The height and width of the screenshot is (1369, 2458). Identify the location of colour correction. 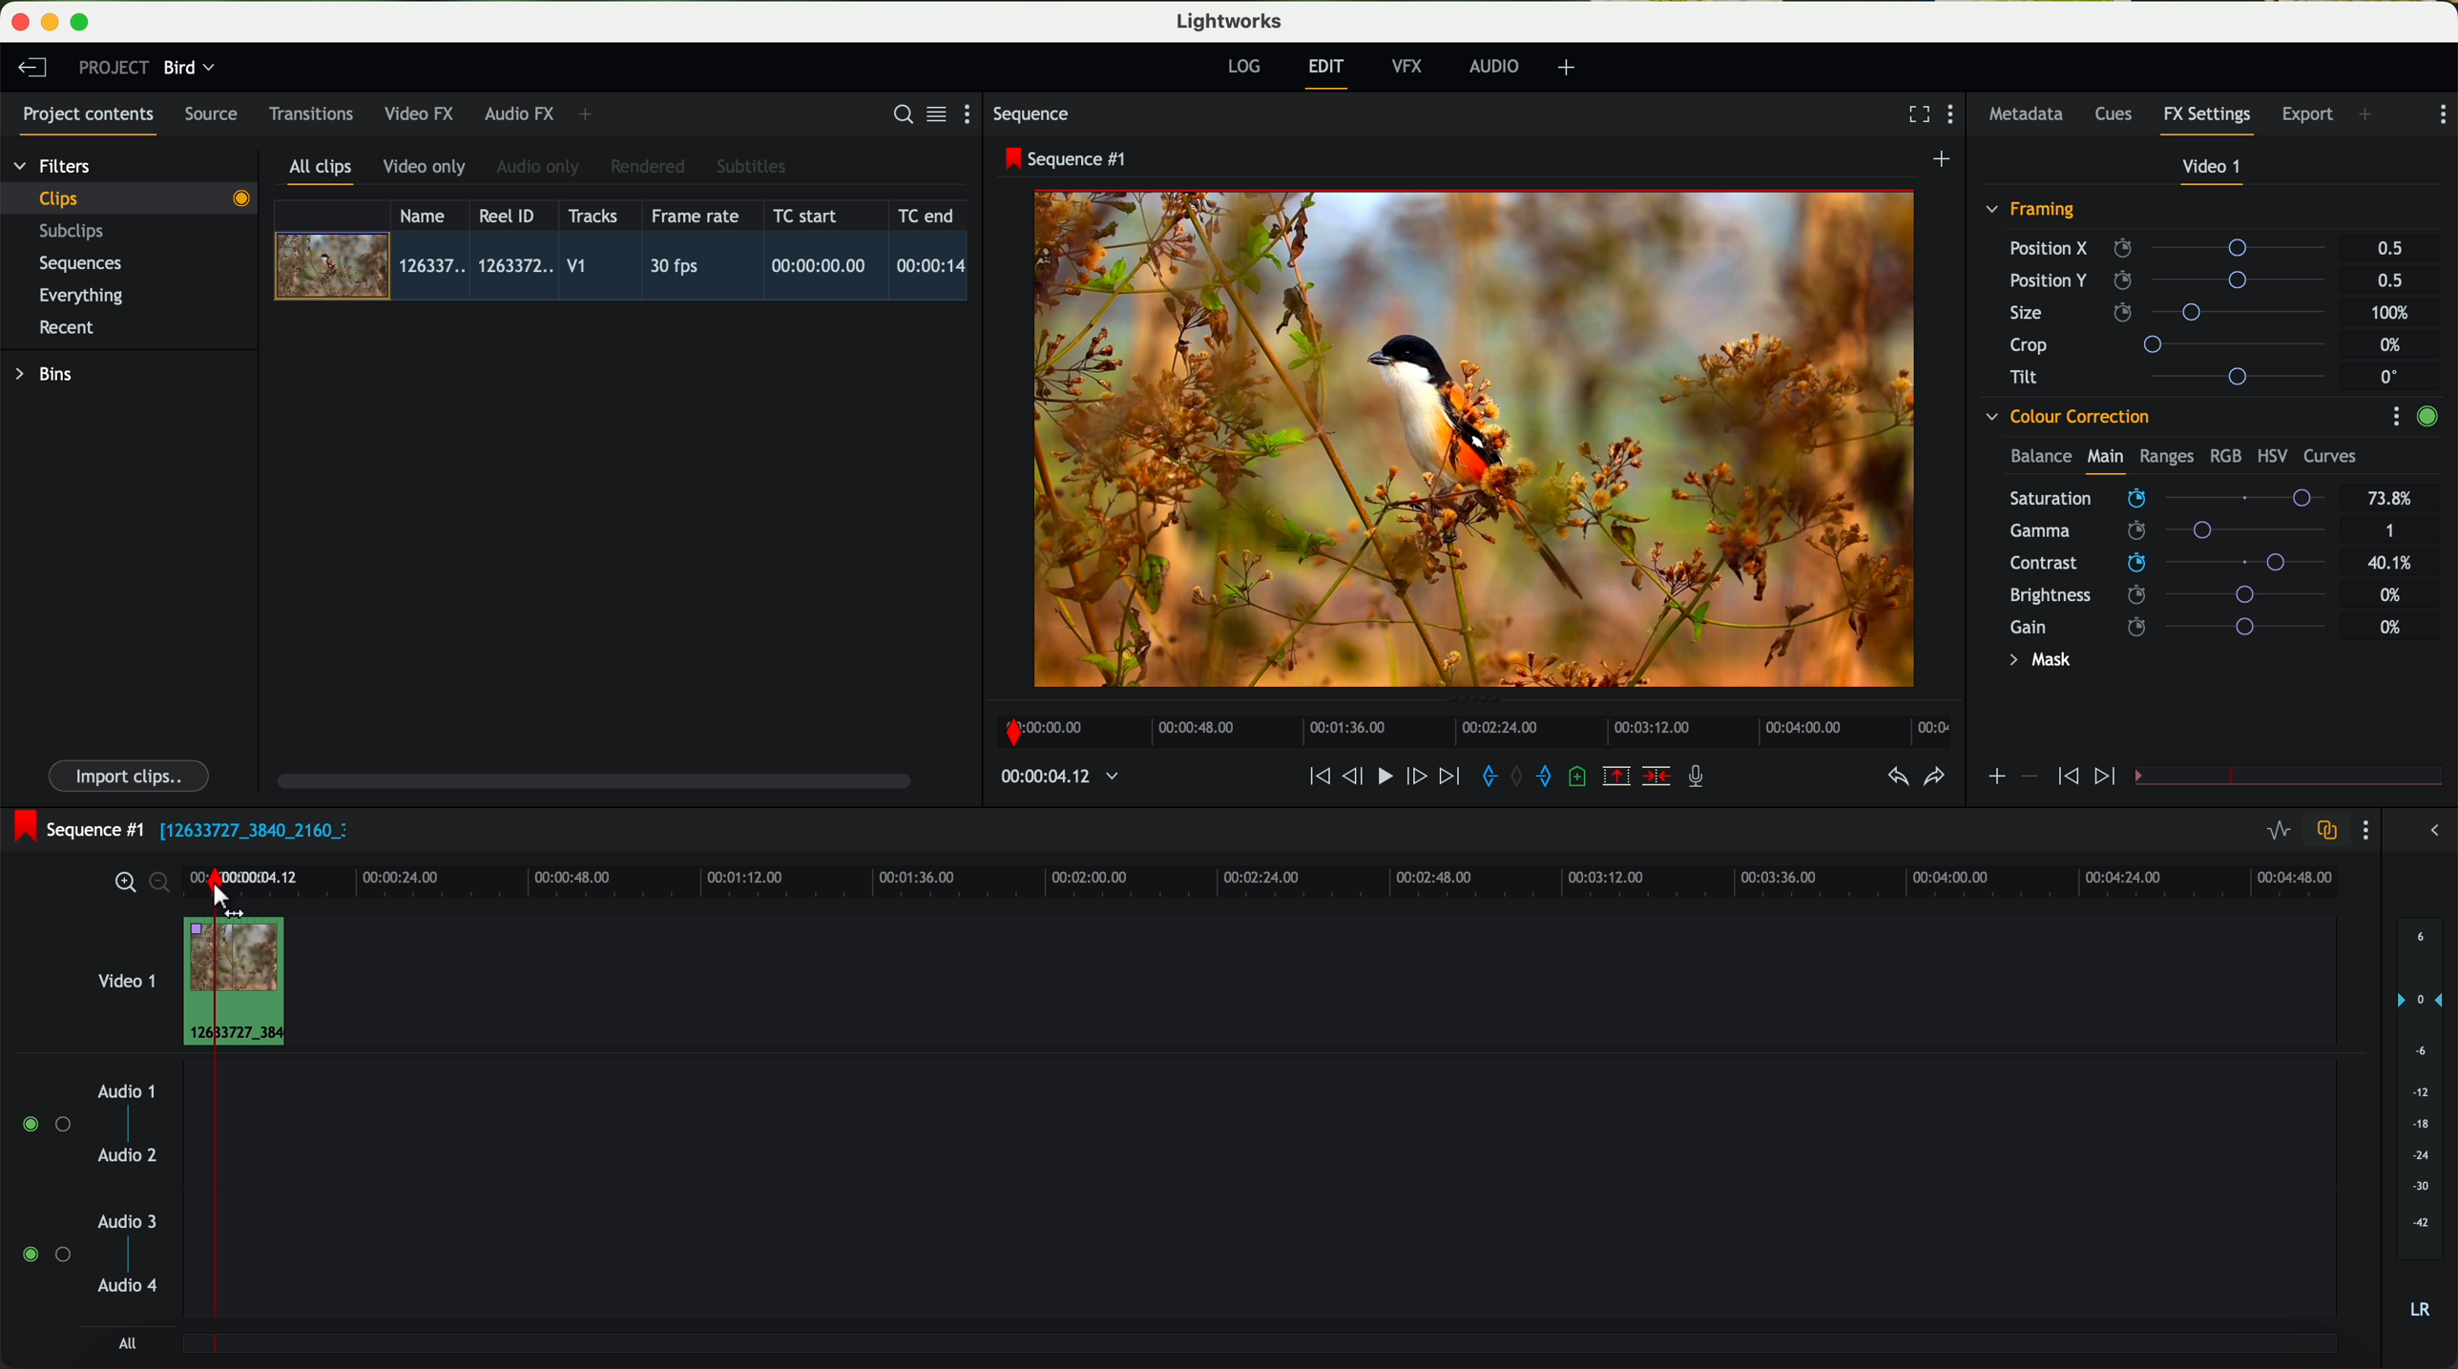
(2066, 417).